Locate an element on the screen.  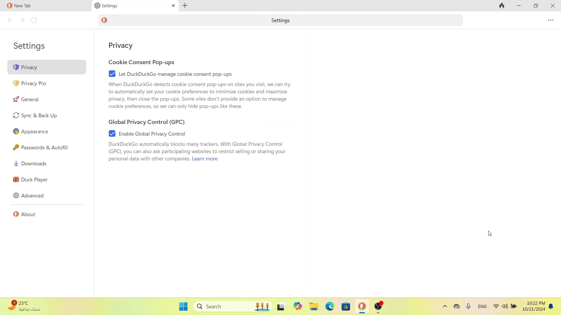
appearance is located at coordinates (32, 131).